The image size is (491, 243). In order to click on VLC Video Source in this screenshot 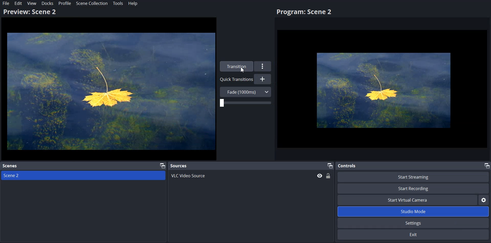, I will do `click(206, 176)`.